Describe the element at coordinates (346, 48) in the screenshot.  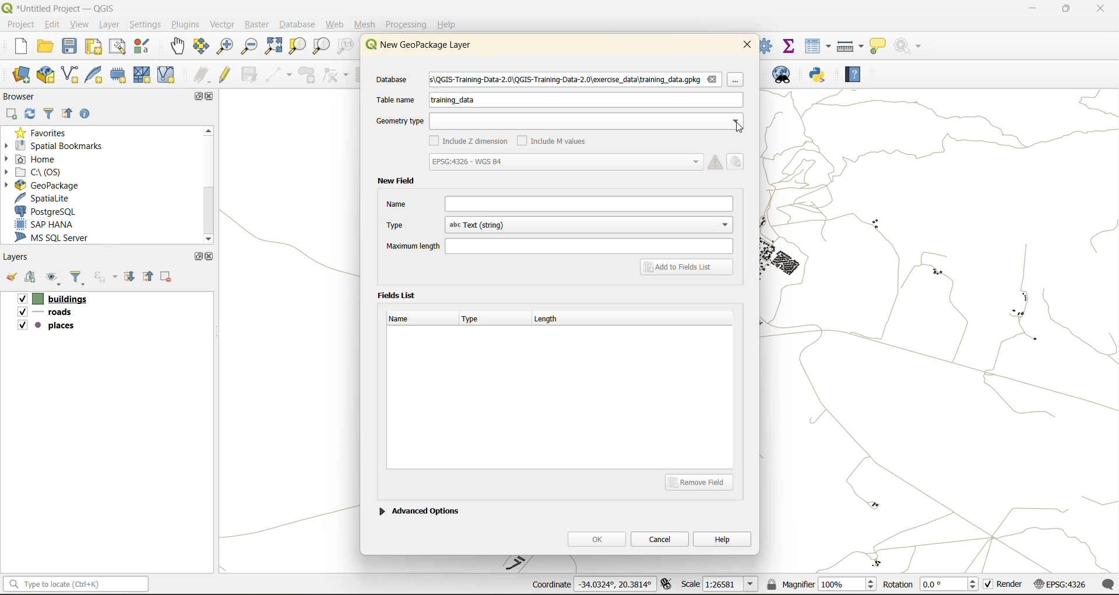
I see `zoom native` at that location.